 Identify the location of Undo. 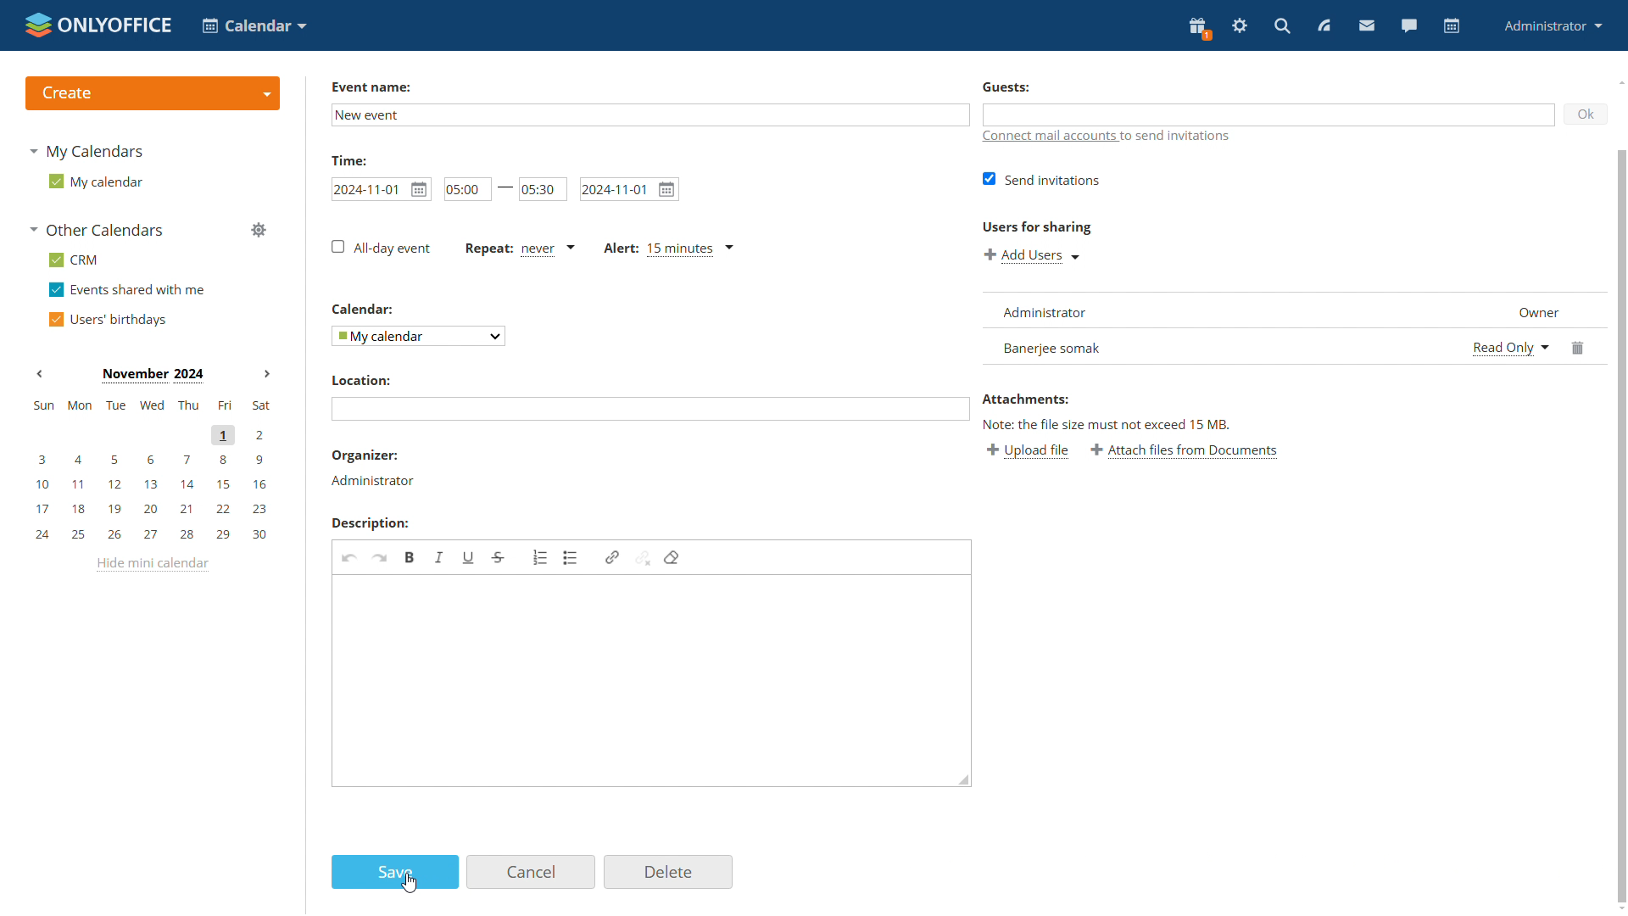
(349, 558).